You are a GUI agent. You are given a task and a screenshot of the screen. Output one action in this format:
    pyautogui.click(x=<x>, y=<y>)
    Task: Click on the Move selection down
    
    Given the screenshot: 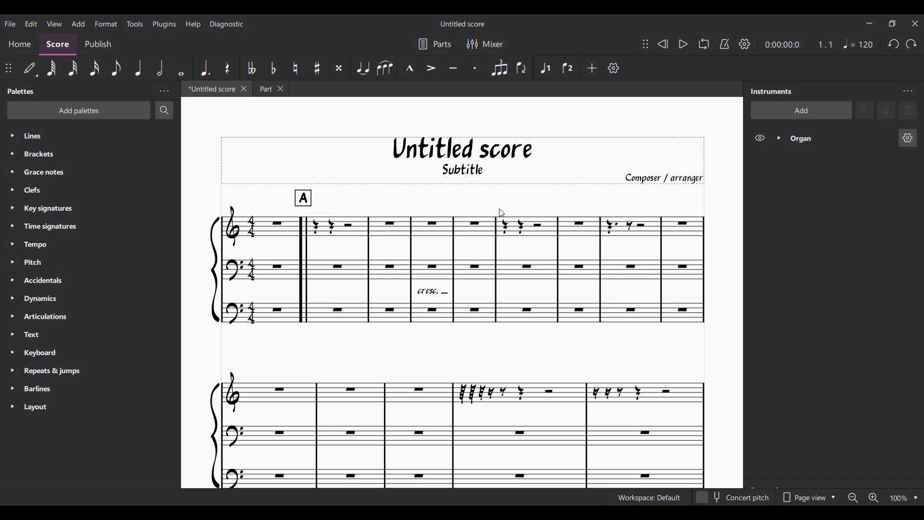 What is the action you would take?
    pyautogui.click(x=886, y=110)
    